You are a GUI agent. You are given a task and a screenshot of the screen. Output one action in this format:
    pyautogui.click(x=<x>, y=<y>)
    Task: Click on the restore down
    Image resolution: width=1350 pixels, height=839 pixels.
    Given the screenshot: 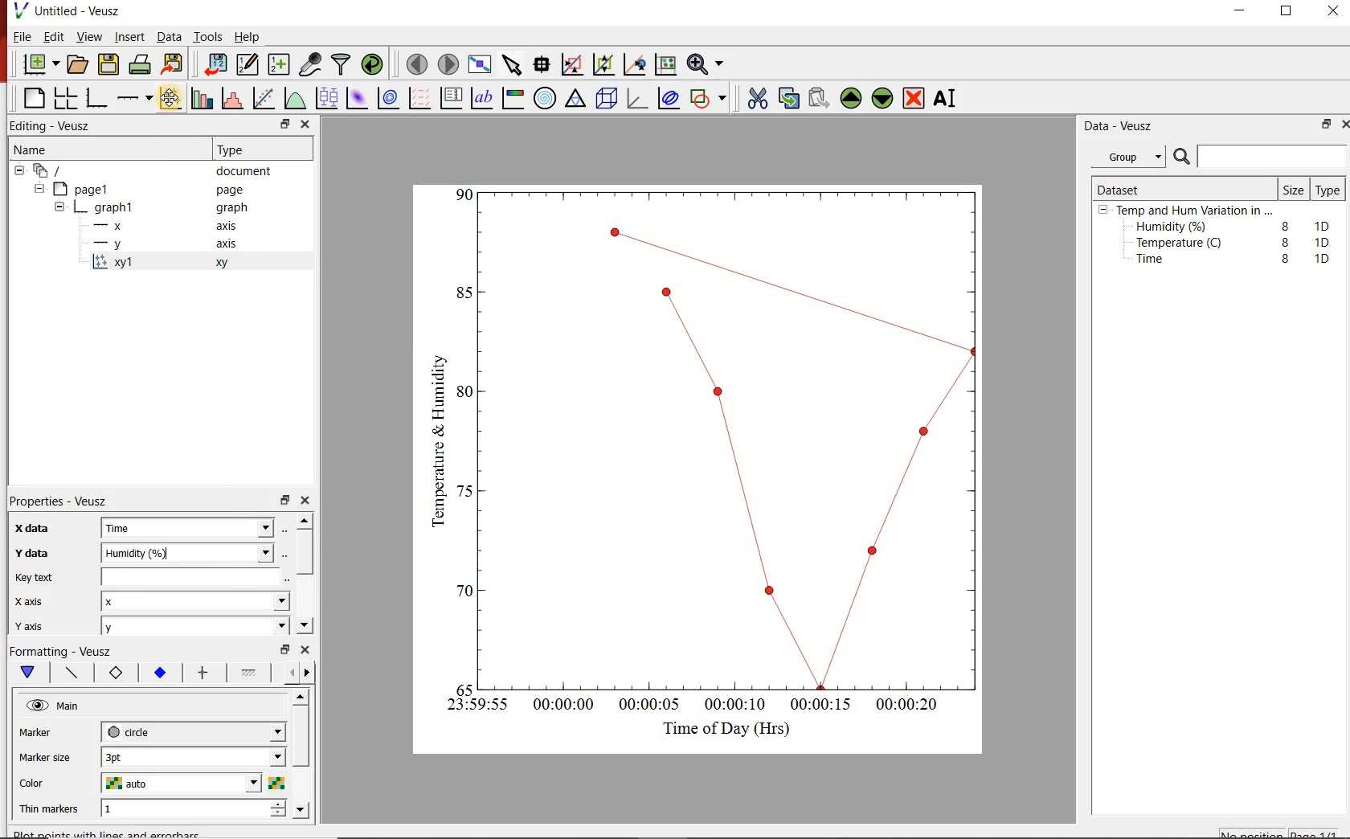 What is the action you would take?
    pyautogui.click(x=284, y=501)
    